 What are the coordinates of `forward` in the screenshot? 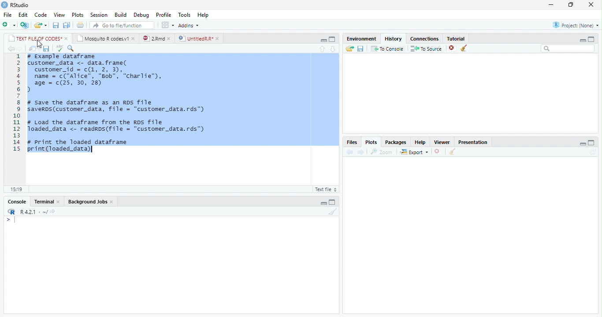 It's located at (360, 152).